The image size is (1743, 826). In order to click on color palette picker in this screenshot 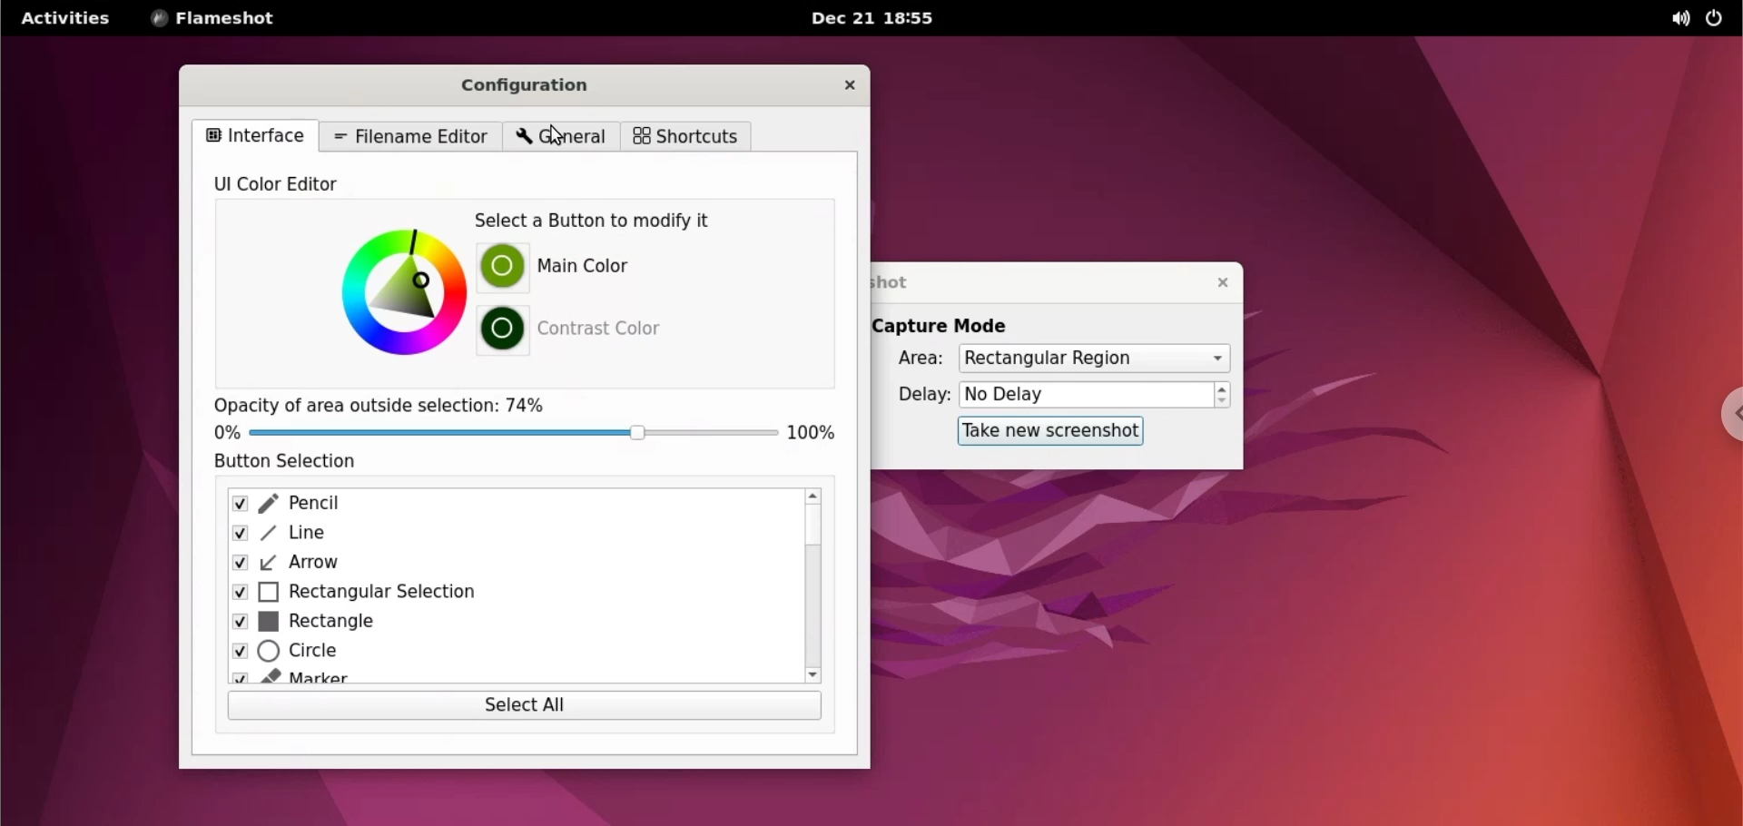, I will do `click(400, 290)`.